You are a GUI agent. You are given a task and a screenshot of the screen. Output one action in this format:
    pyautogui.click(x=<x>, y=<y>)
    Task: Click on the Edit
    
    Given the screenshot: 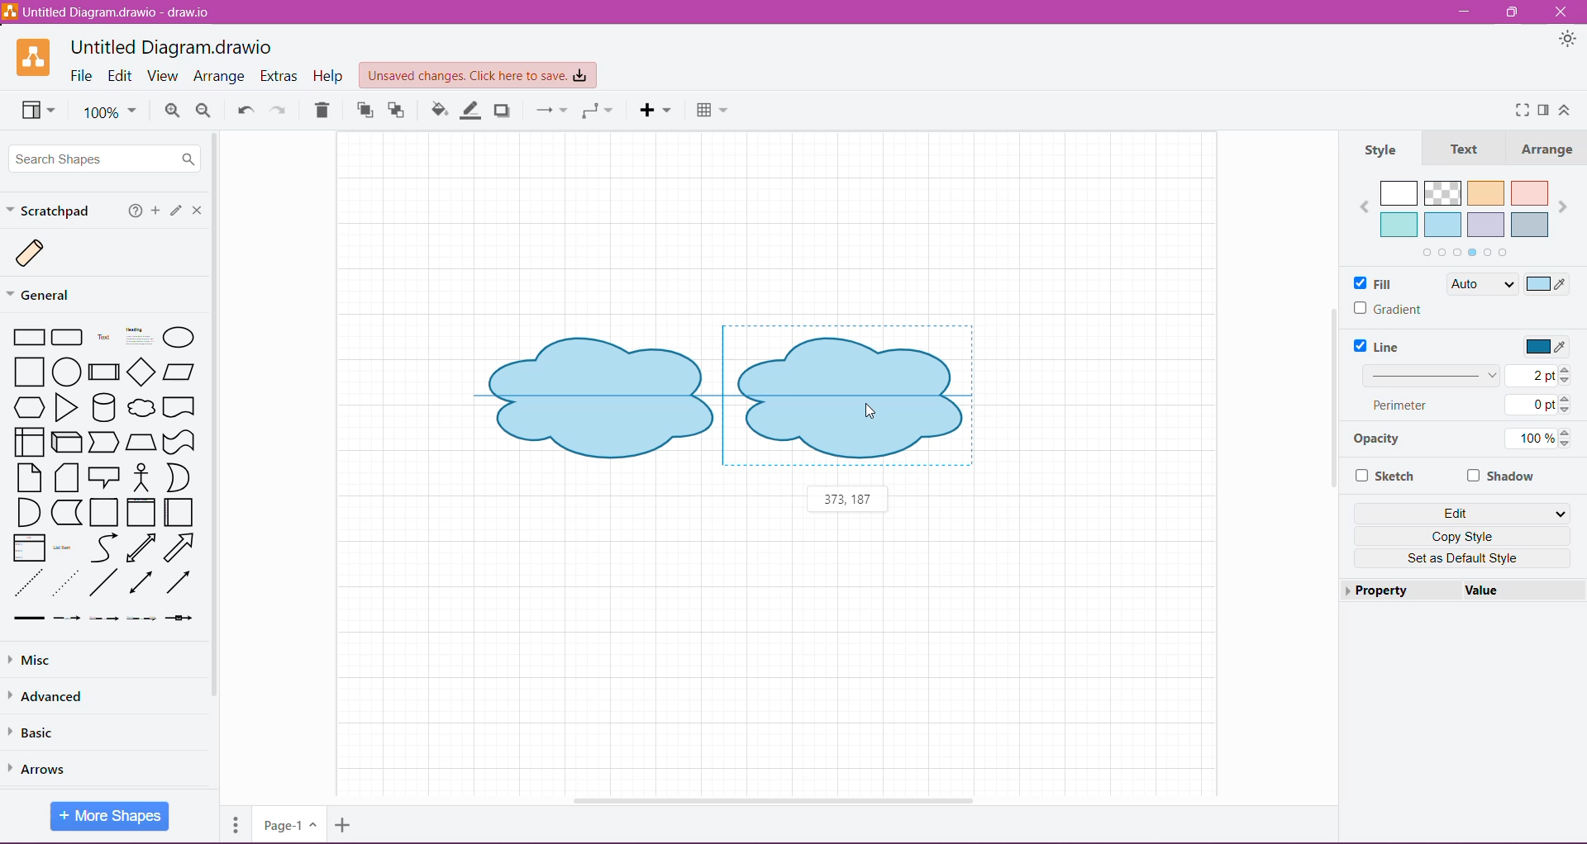 What is the action you would take?
    pyautogui.click(x=1462, y=513)
    